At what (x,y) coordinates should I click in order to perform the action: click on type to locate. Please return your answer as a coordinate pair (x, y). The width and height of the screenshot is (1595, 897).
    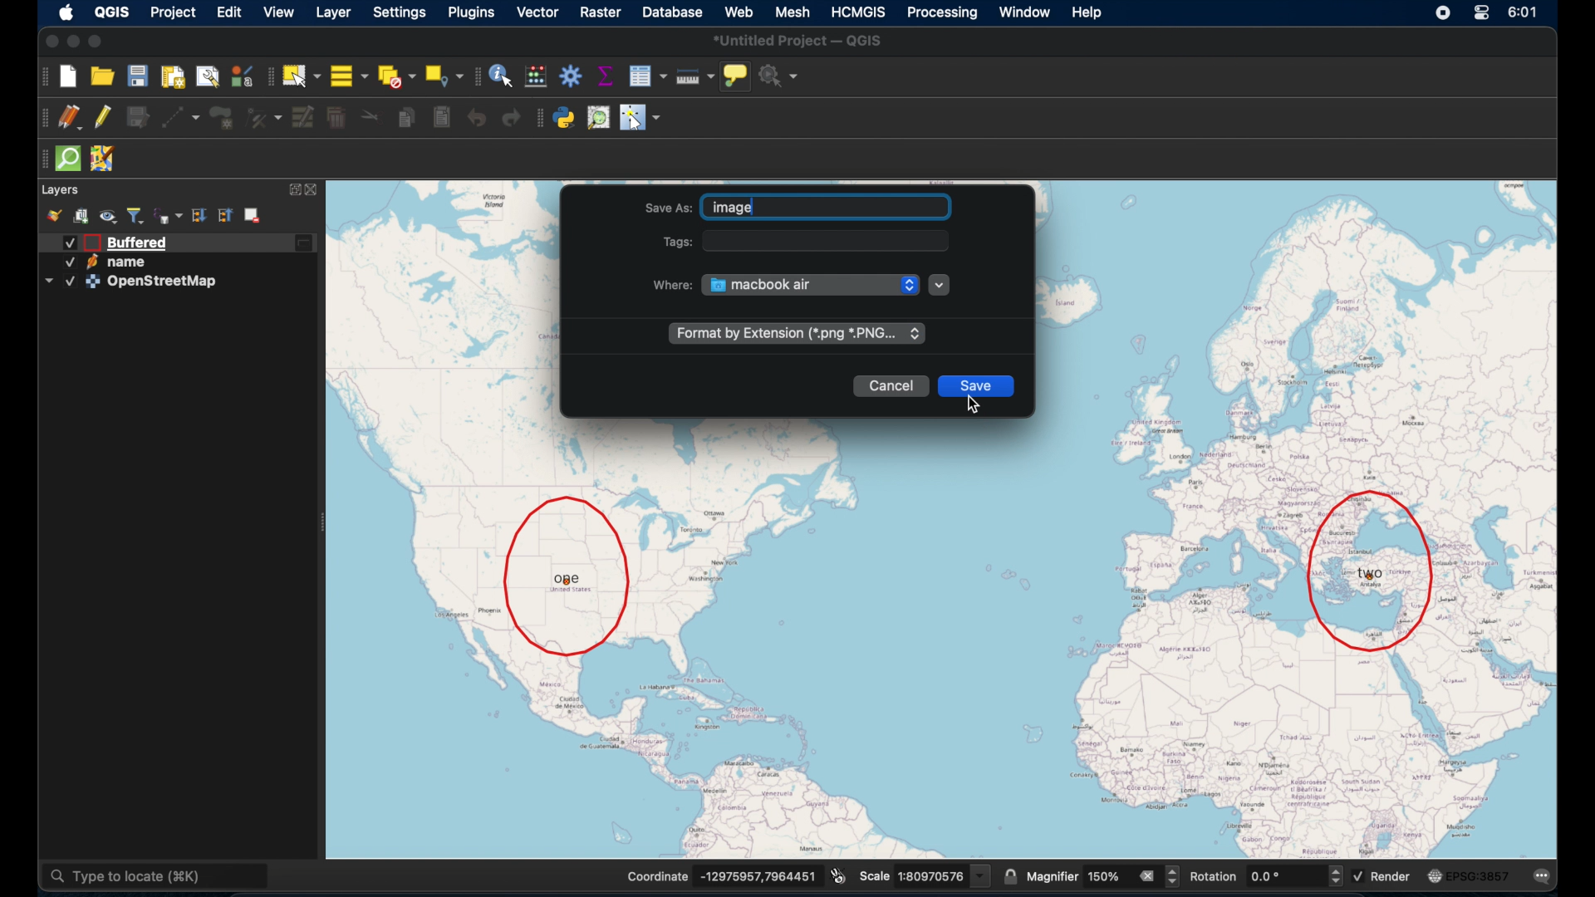
    Looking at the image, I should click on (159, 874).